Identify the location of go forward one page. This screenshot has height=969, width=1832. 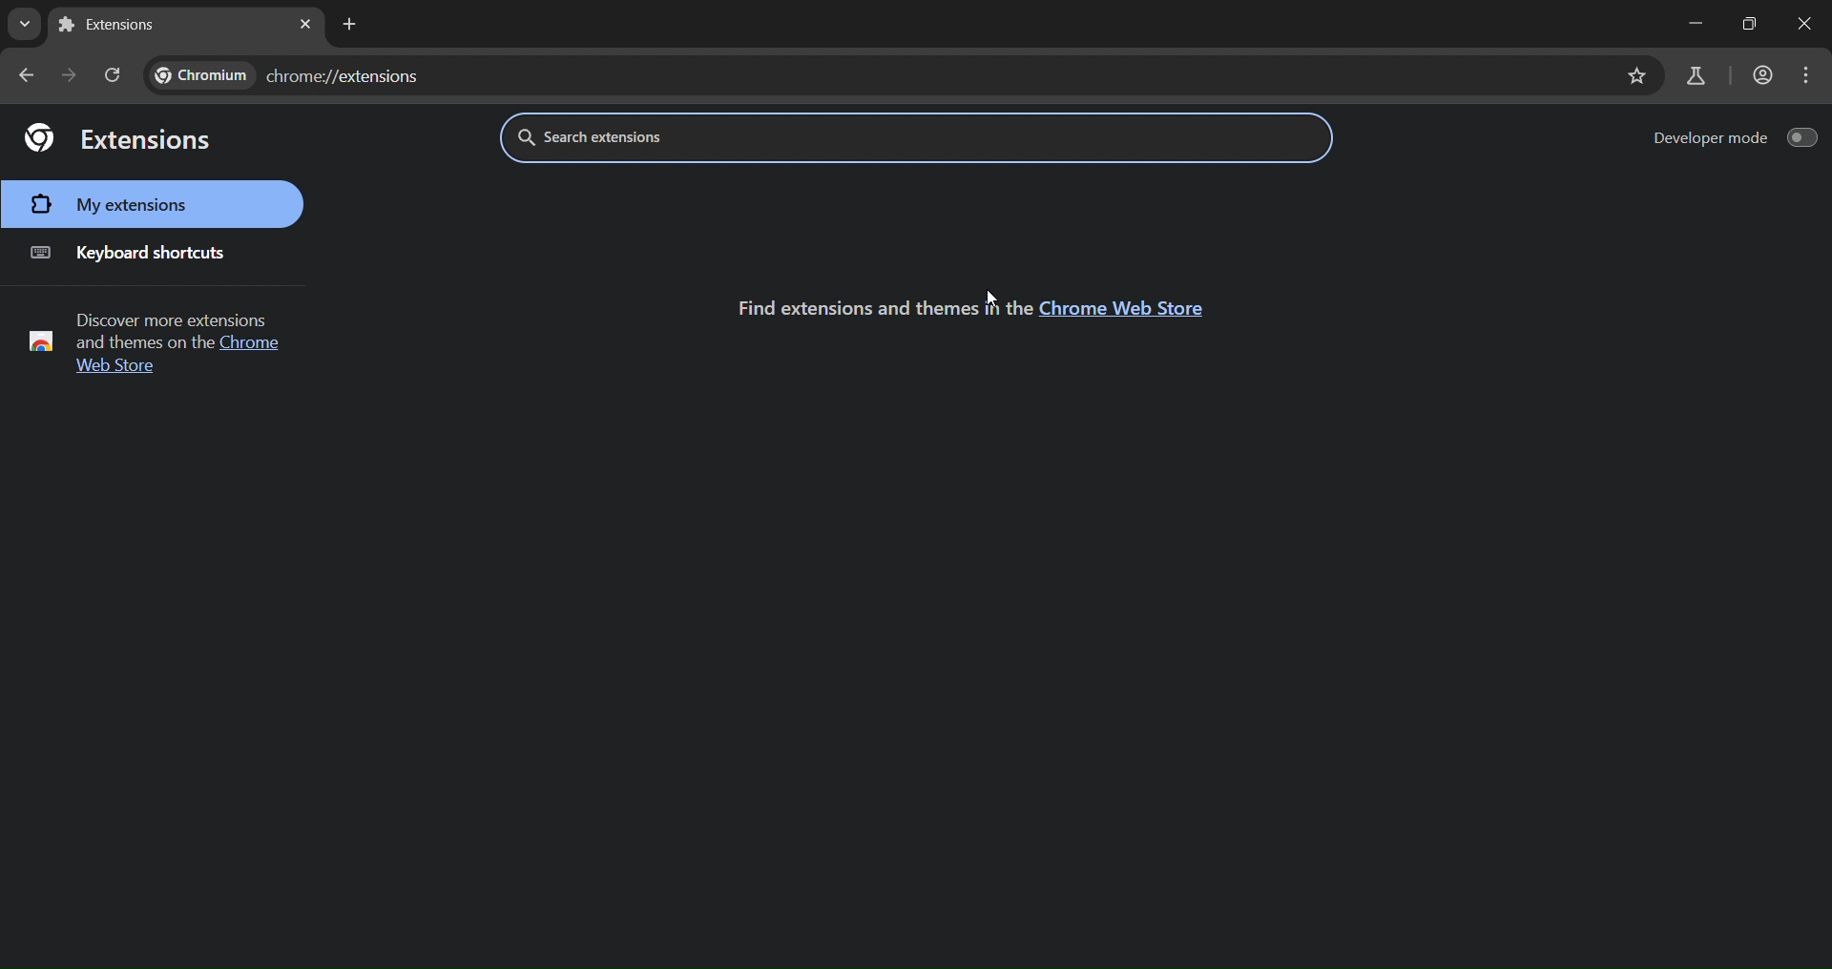
(73, 77).